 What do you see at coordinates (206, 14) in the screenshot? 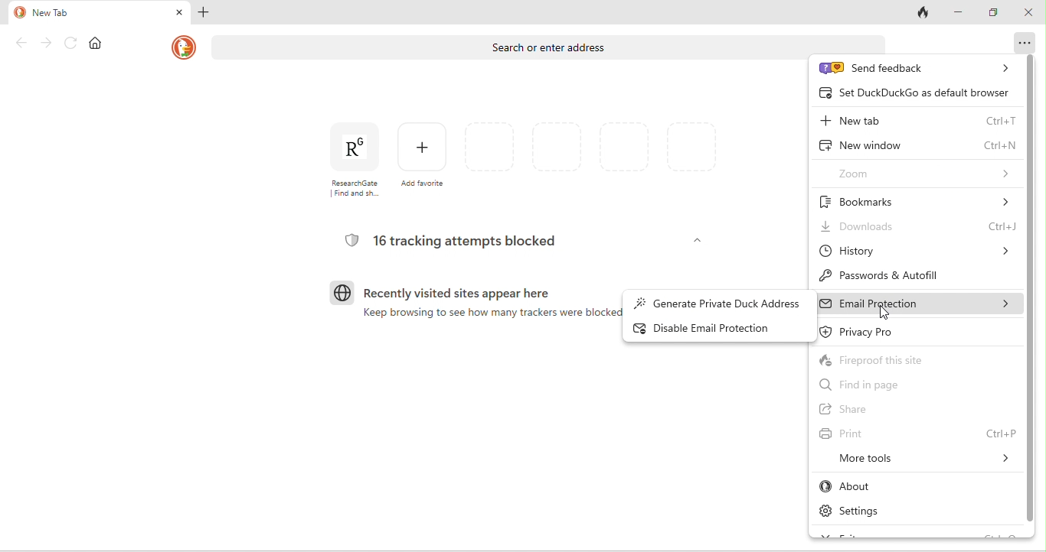
I see `add tab` at bounding box center [206, 14].